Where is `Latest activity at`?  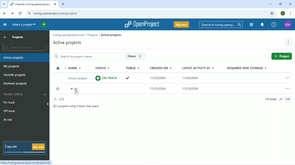
Latest activity at is located at coordinates (197, 67).